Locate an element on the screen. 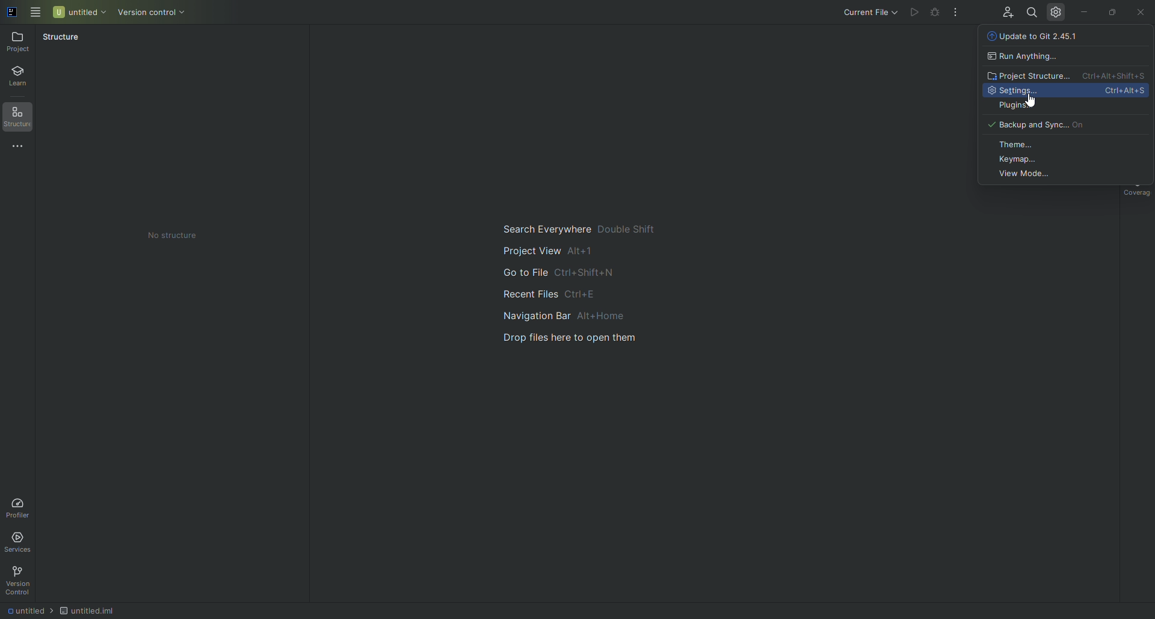  Close is located at coordinates (1139, 13).